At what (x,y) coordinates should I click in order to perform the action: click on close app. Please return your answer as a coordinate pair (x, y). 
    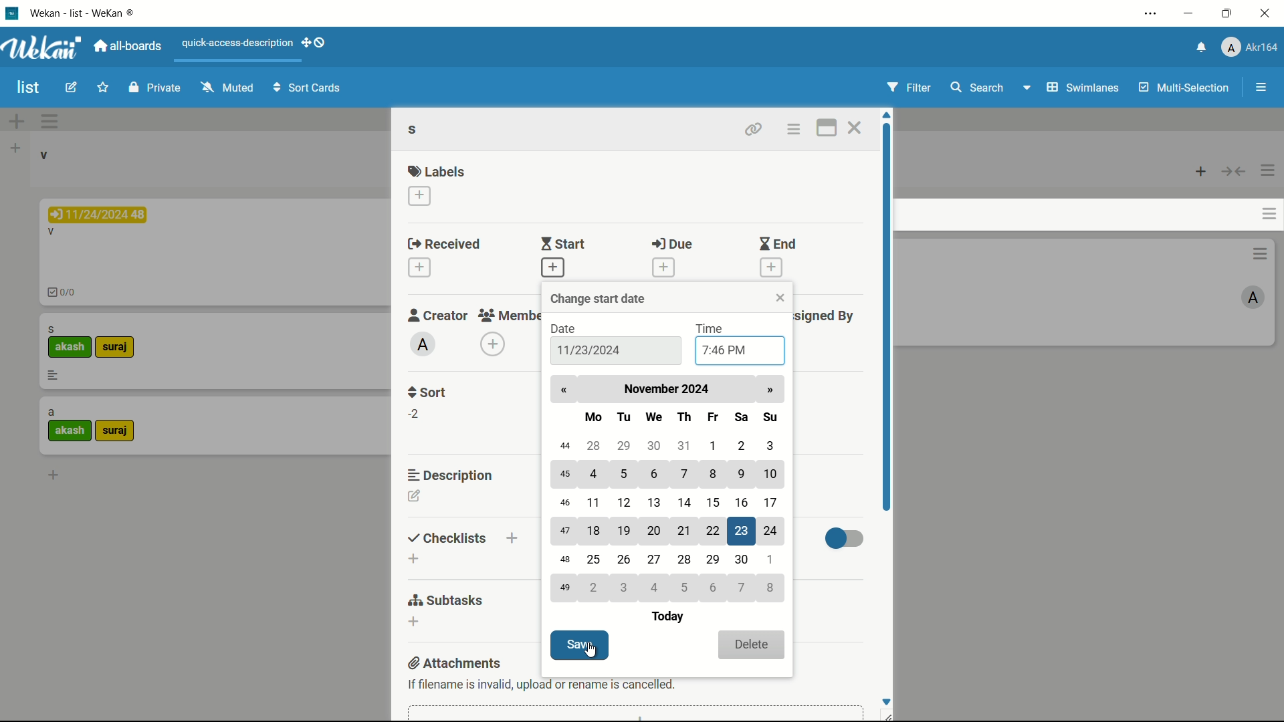
    Looking at the image, I should click on (1265, 15).